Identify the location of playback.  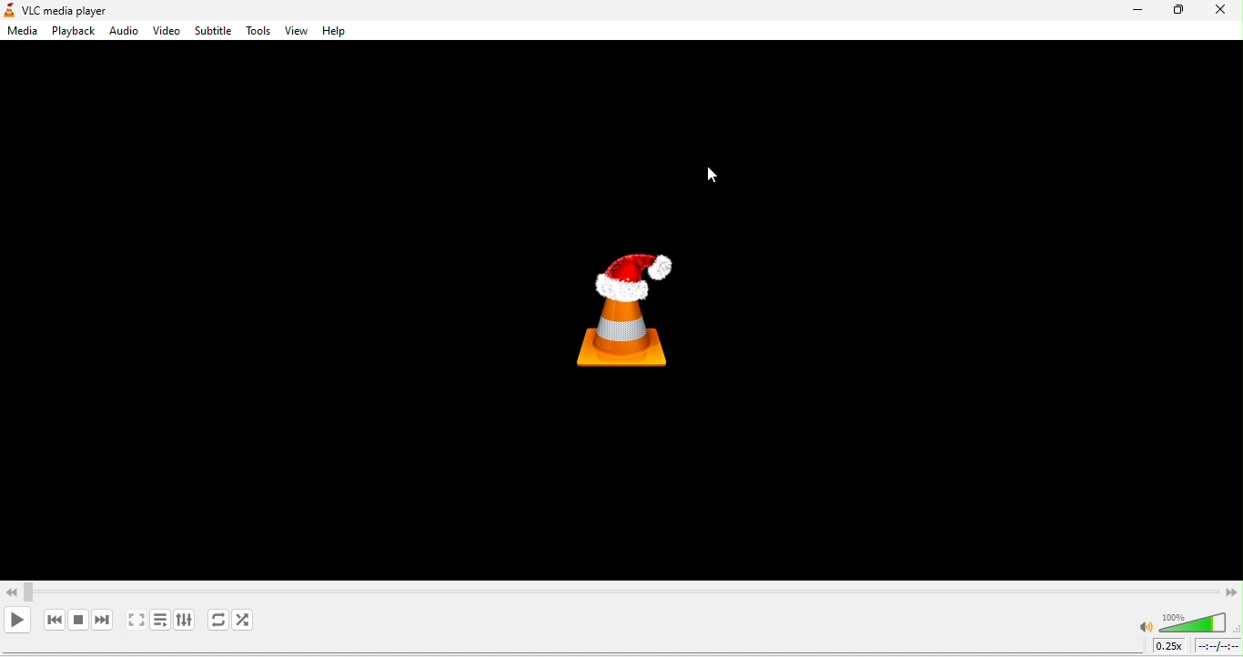
(70, 31).